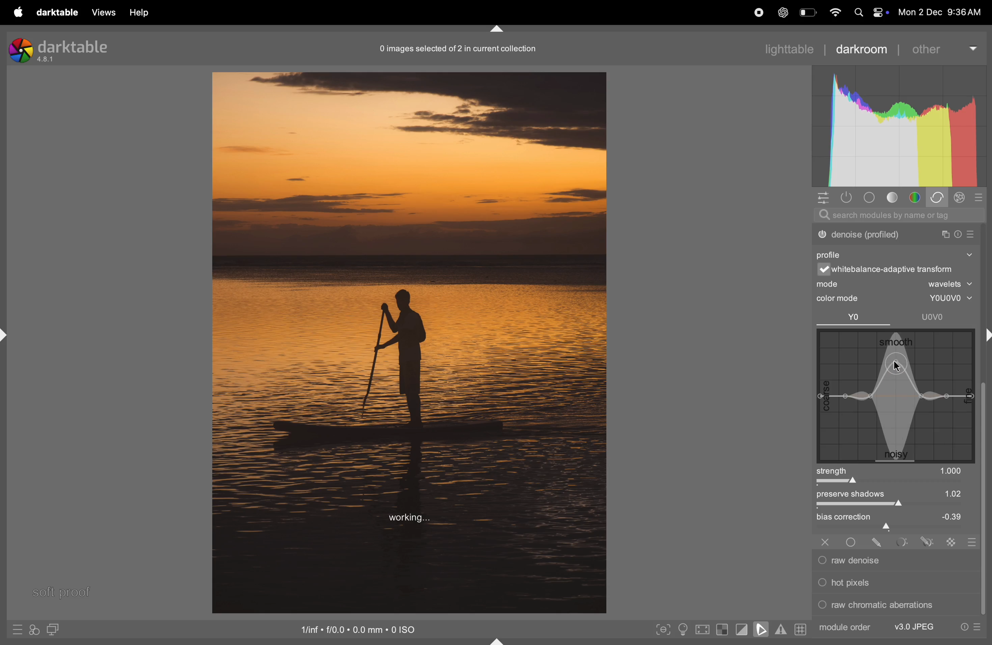 The height and width of the screenshot is (645, 992). Describe the element at coordinates (896, 506) in the screenshot. I see `toggle bars` at that location.